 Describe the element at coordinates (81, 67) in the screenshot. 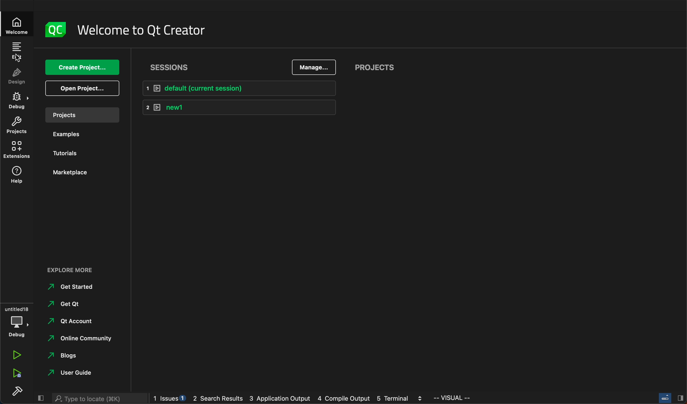

I see `create` at that location.